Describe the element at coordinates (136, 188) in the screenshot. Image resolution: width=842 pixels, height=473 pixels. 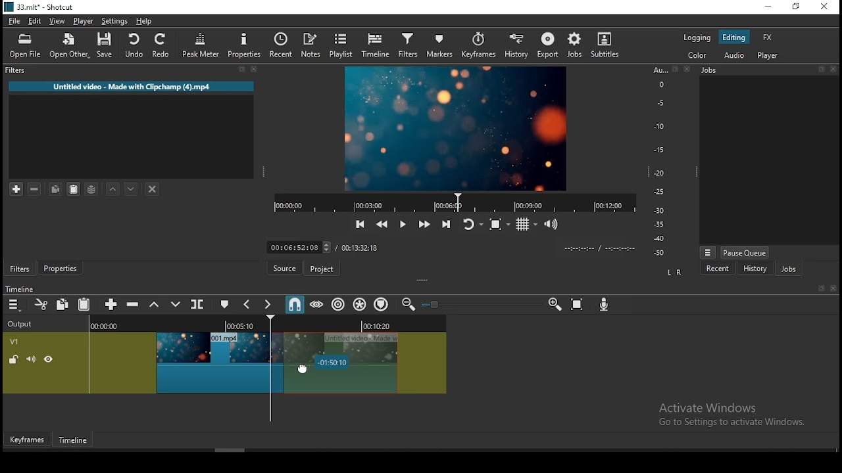
I see `move filter down` at that location.